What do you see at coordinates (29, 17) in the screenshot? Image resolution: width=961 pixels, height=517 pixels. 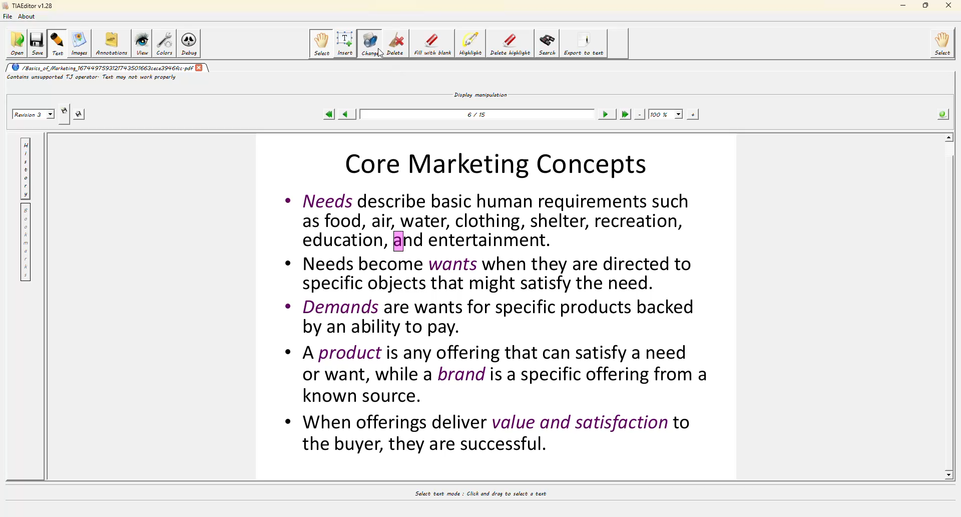 I see `about` at bounding box center [29, 17].